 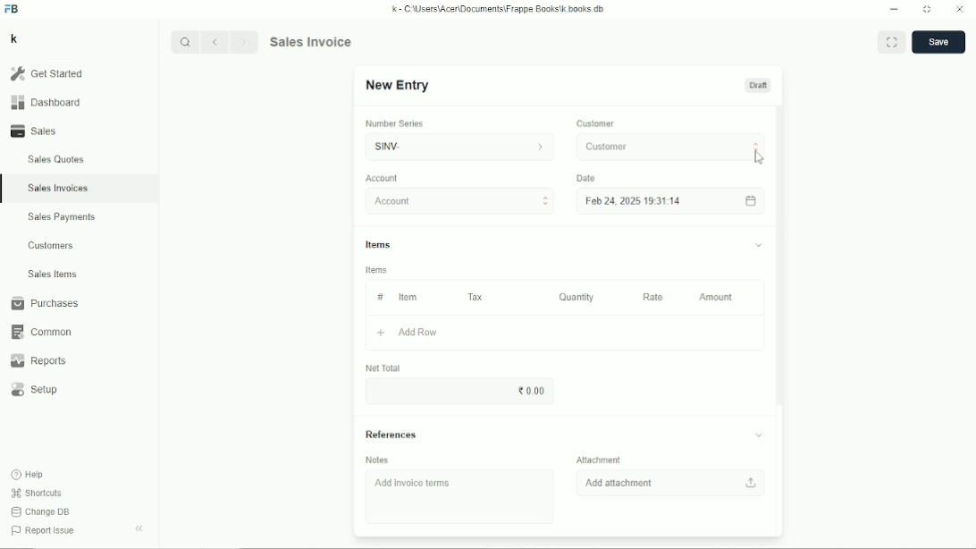 I want to click on Items, so click(x=377, y=270).